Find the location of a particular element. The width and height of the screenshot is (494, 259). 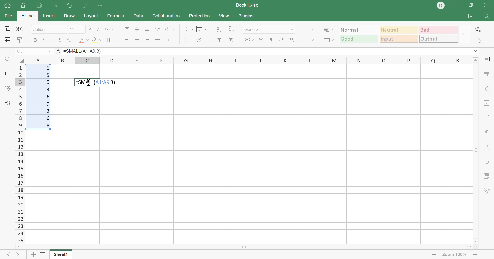

=SMALL(A1:A9,3) is located at coordinates (96, 82).